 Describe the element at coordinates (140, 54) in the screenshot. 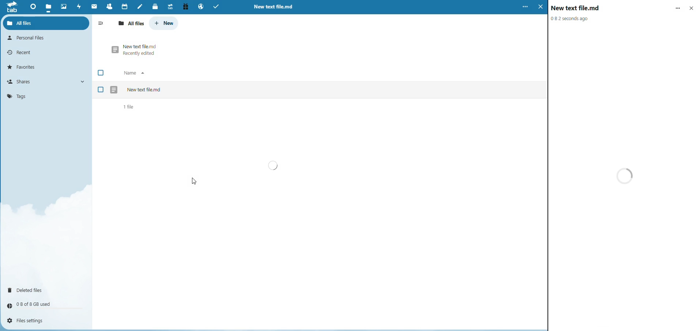

I see `Recently Added` at that location.